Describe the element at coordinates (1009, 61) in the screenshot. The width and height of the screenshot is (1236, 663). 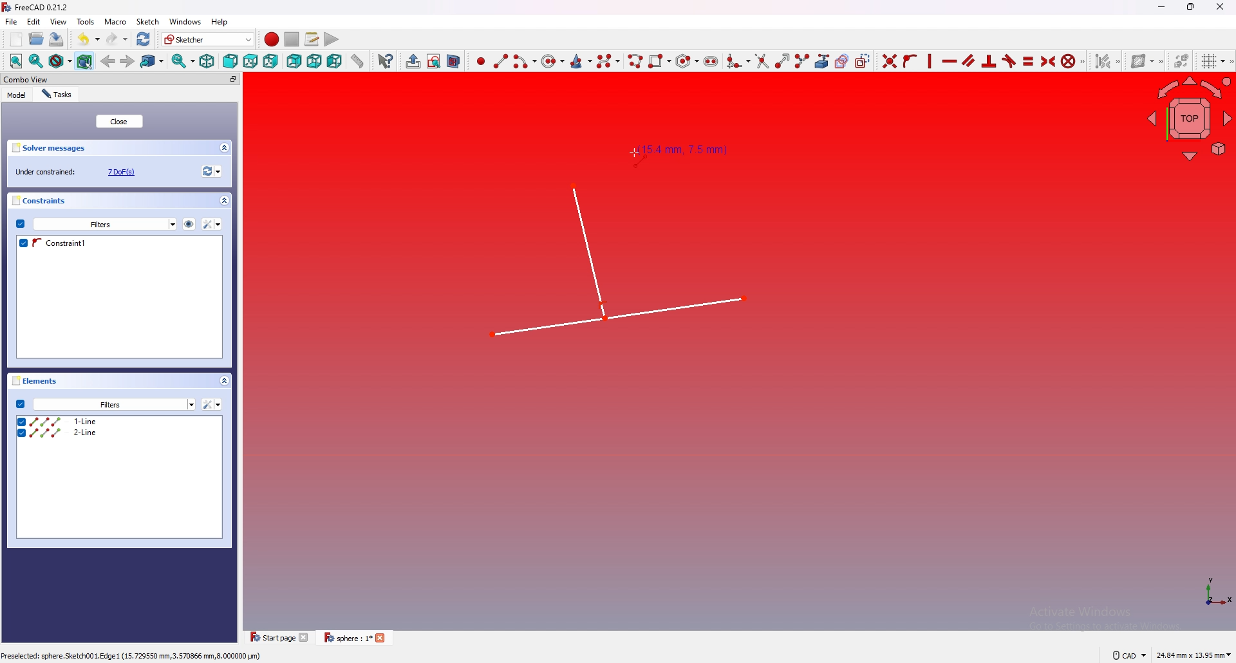
I see `Constrain tangent` at that location.